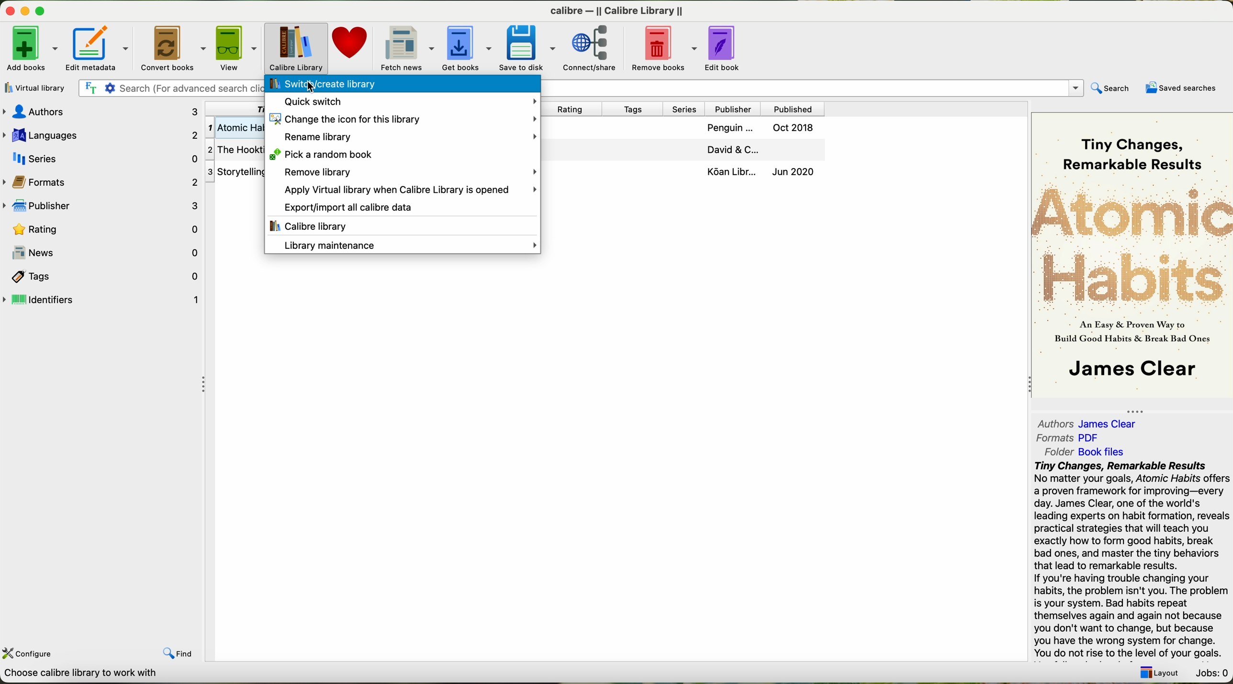 The height and width of the screenshot is (684, 1233). I want to click on connect/share, so click(591, 48).